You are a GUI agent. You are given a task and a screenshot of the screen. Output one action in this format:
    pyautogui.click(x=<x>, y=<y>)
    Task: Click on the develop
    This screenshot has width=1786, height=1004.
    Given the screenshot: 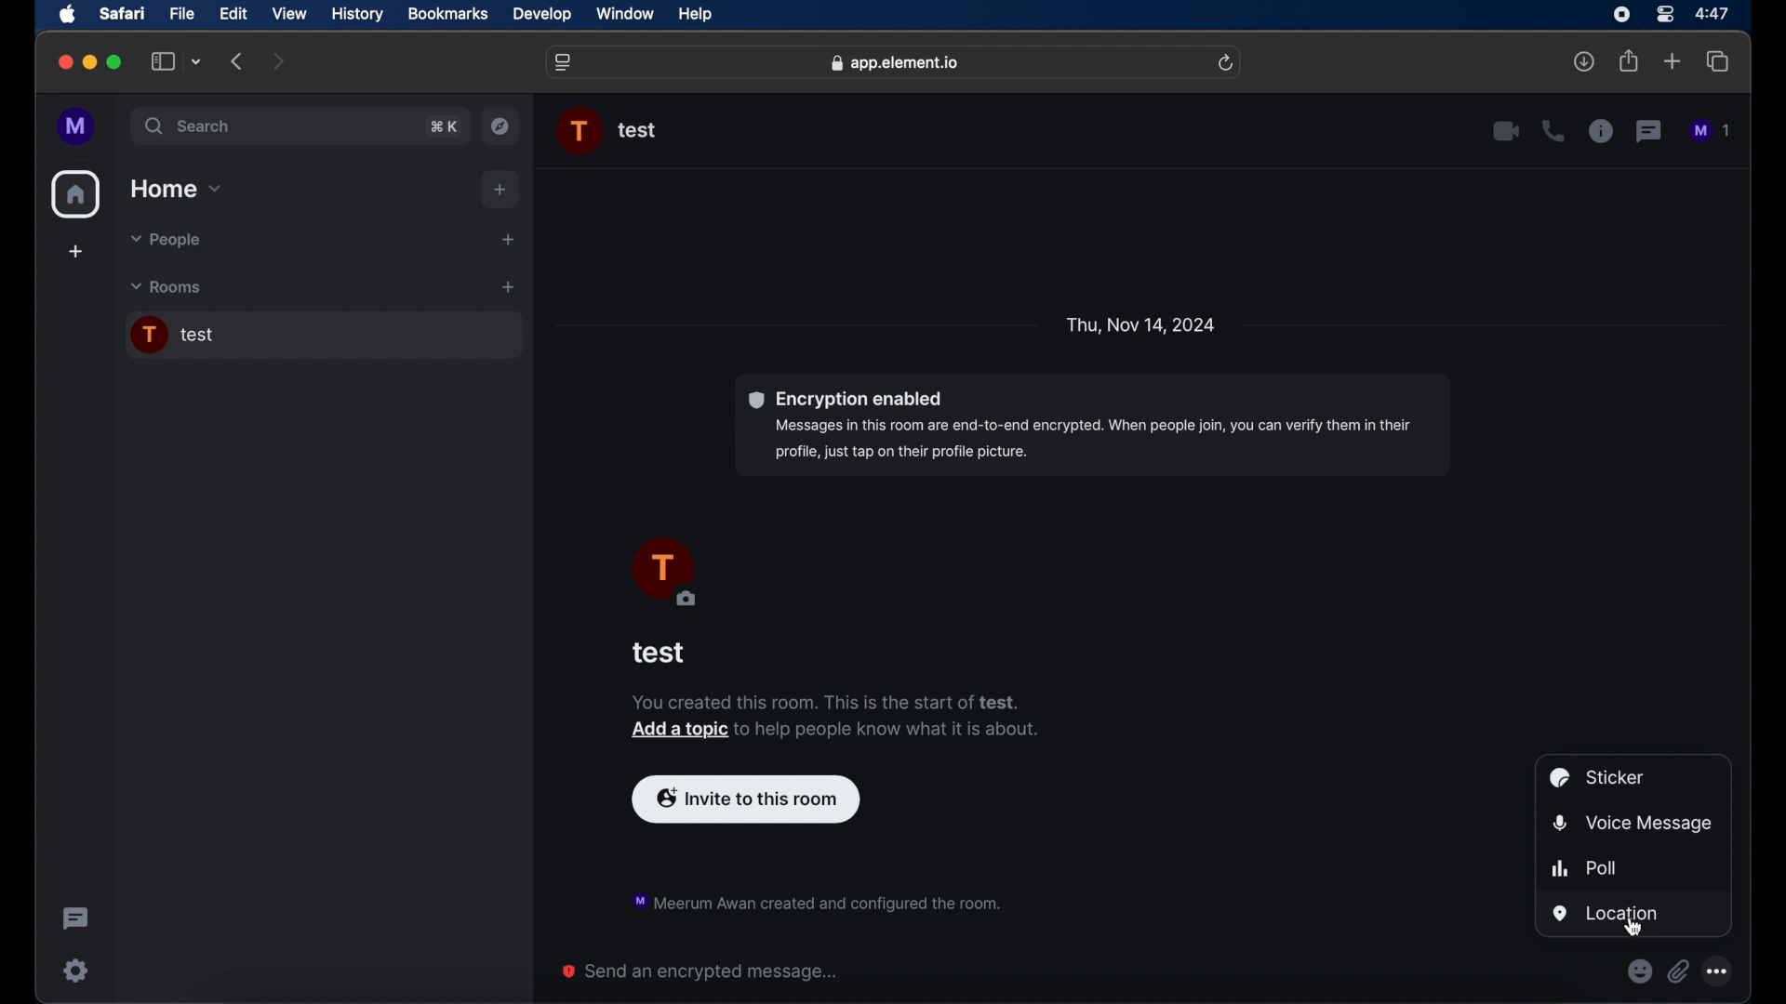 What is the action you would take?
    pyautogui.click(x=542, y=15)
    